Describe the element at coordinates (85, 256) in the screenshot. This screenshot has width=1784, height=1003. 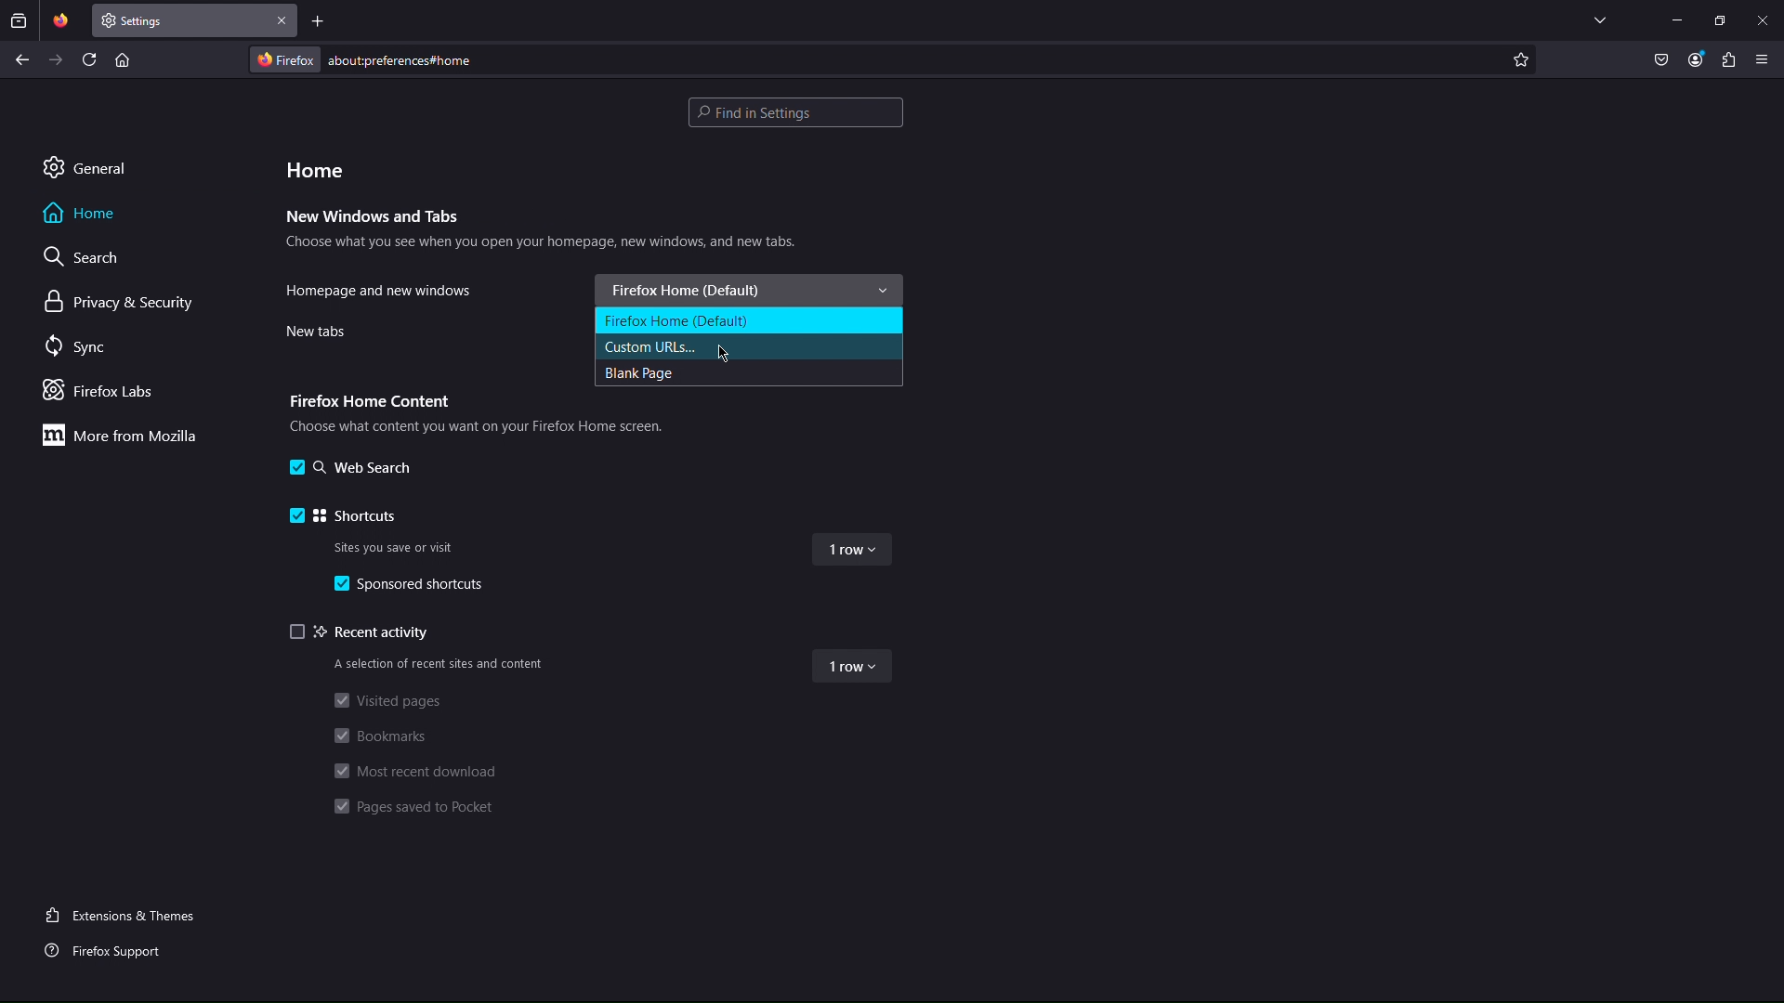
I see `Search` at that location.